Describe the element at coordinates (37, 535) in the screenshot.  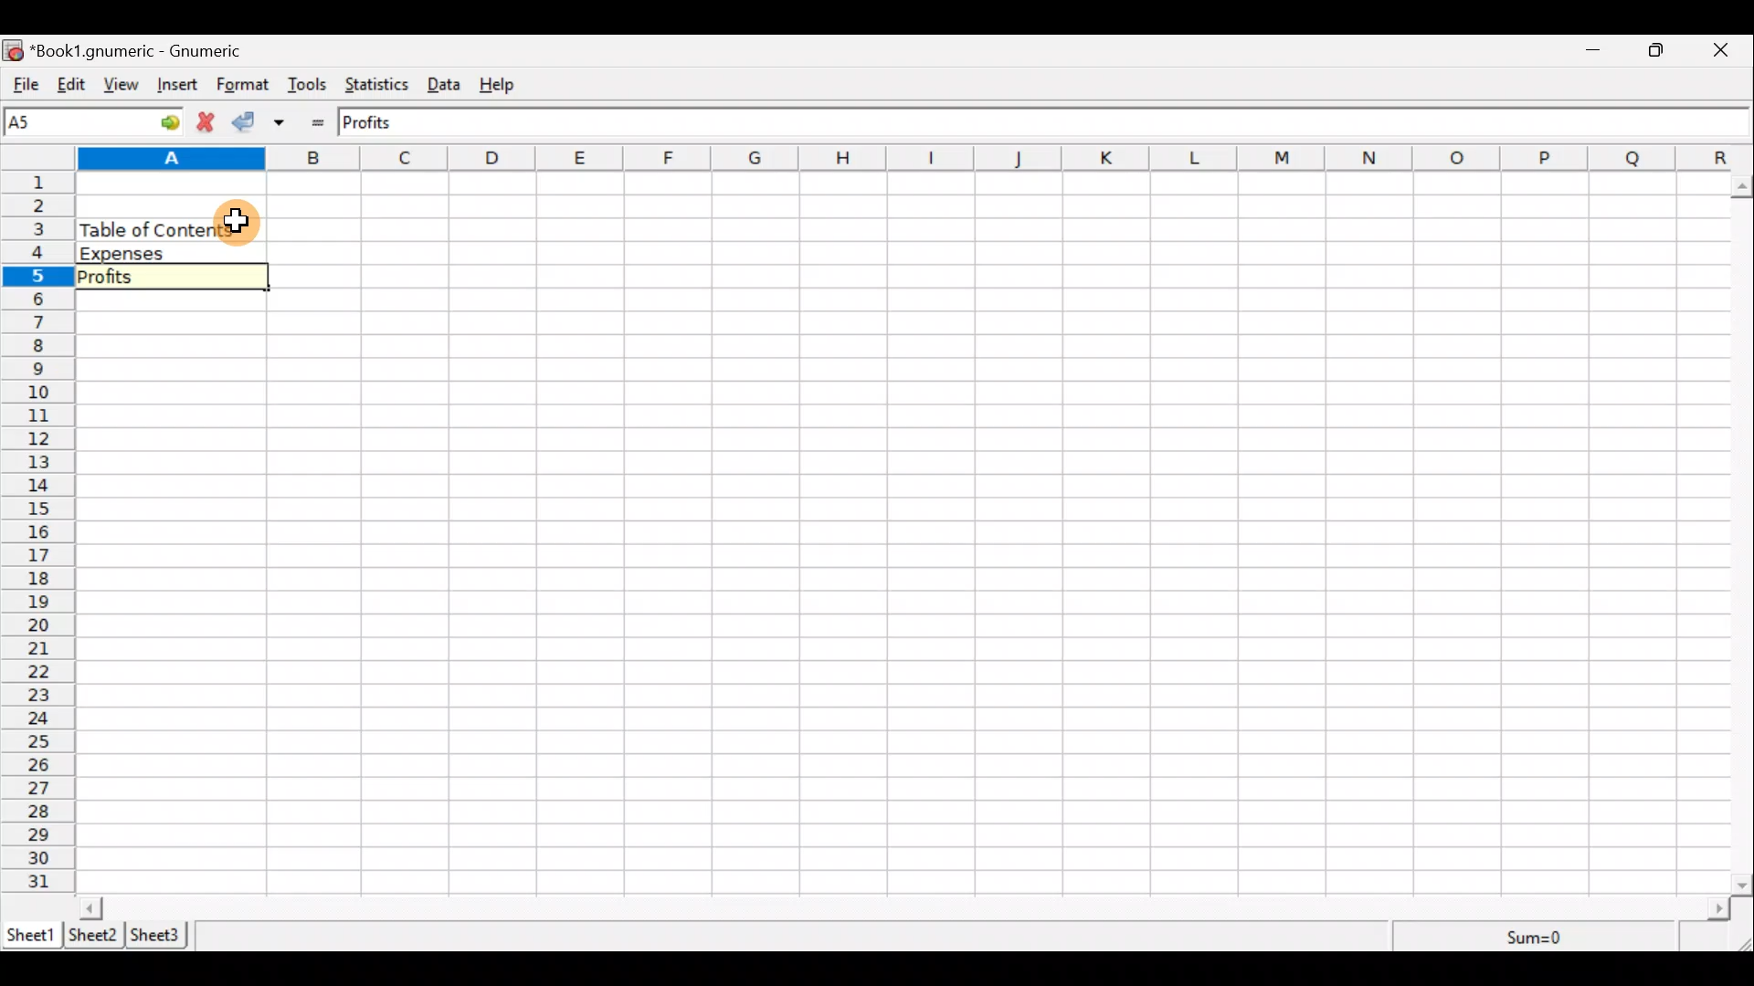
I see `numbering column` at that location.